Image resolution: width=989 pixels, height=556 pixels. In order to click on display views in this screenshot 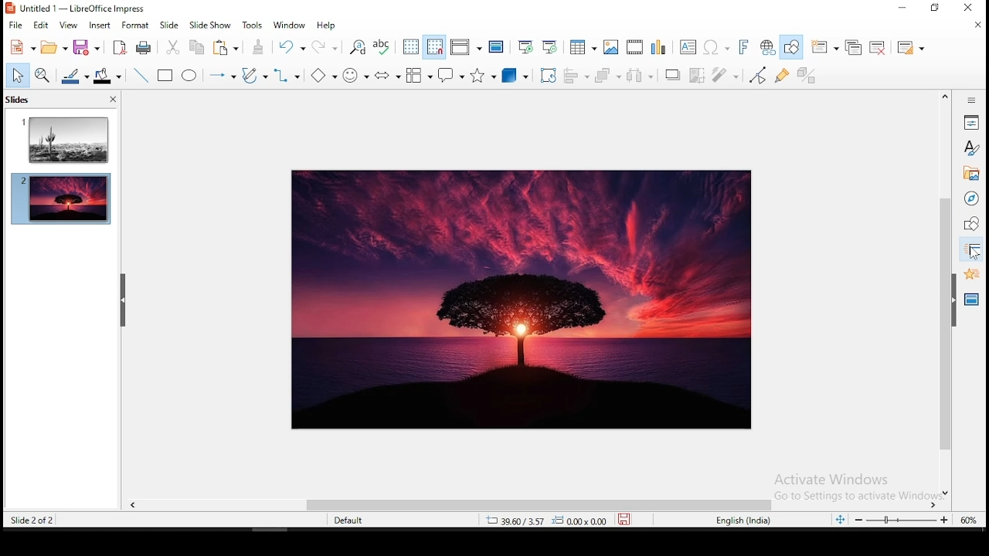, I will do `click(465, 47)`.